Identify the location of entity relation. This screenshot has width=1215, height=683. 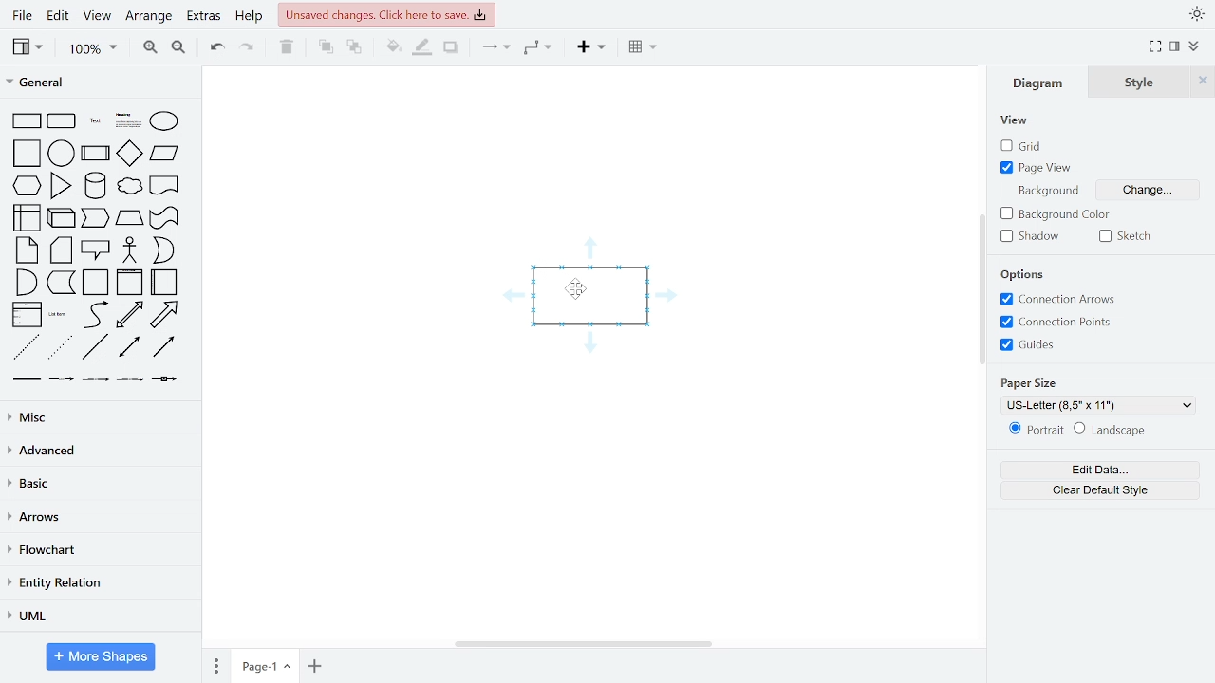
(101, 583).